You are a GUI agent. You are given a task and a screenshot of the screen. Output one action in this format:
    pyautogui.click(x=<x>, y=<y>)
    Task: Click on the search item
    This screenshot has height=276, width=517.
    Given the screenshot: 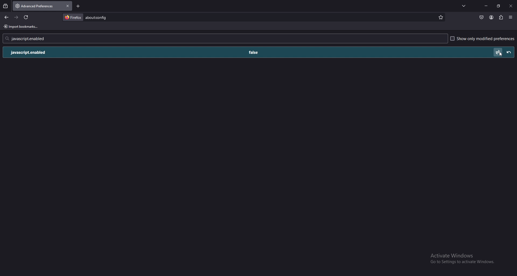 What is the action you would take?
    pyautogui.click(x=97, y=17)
    